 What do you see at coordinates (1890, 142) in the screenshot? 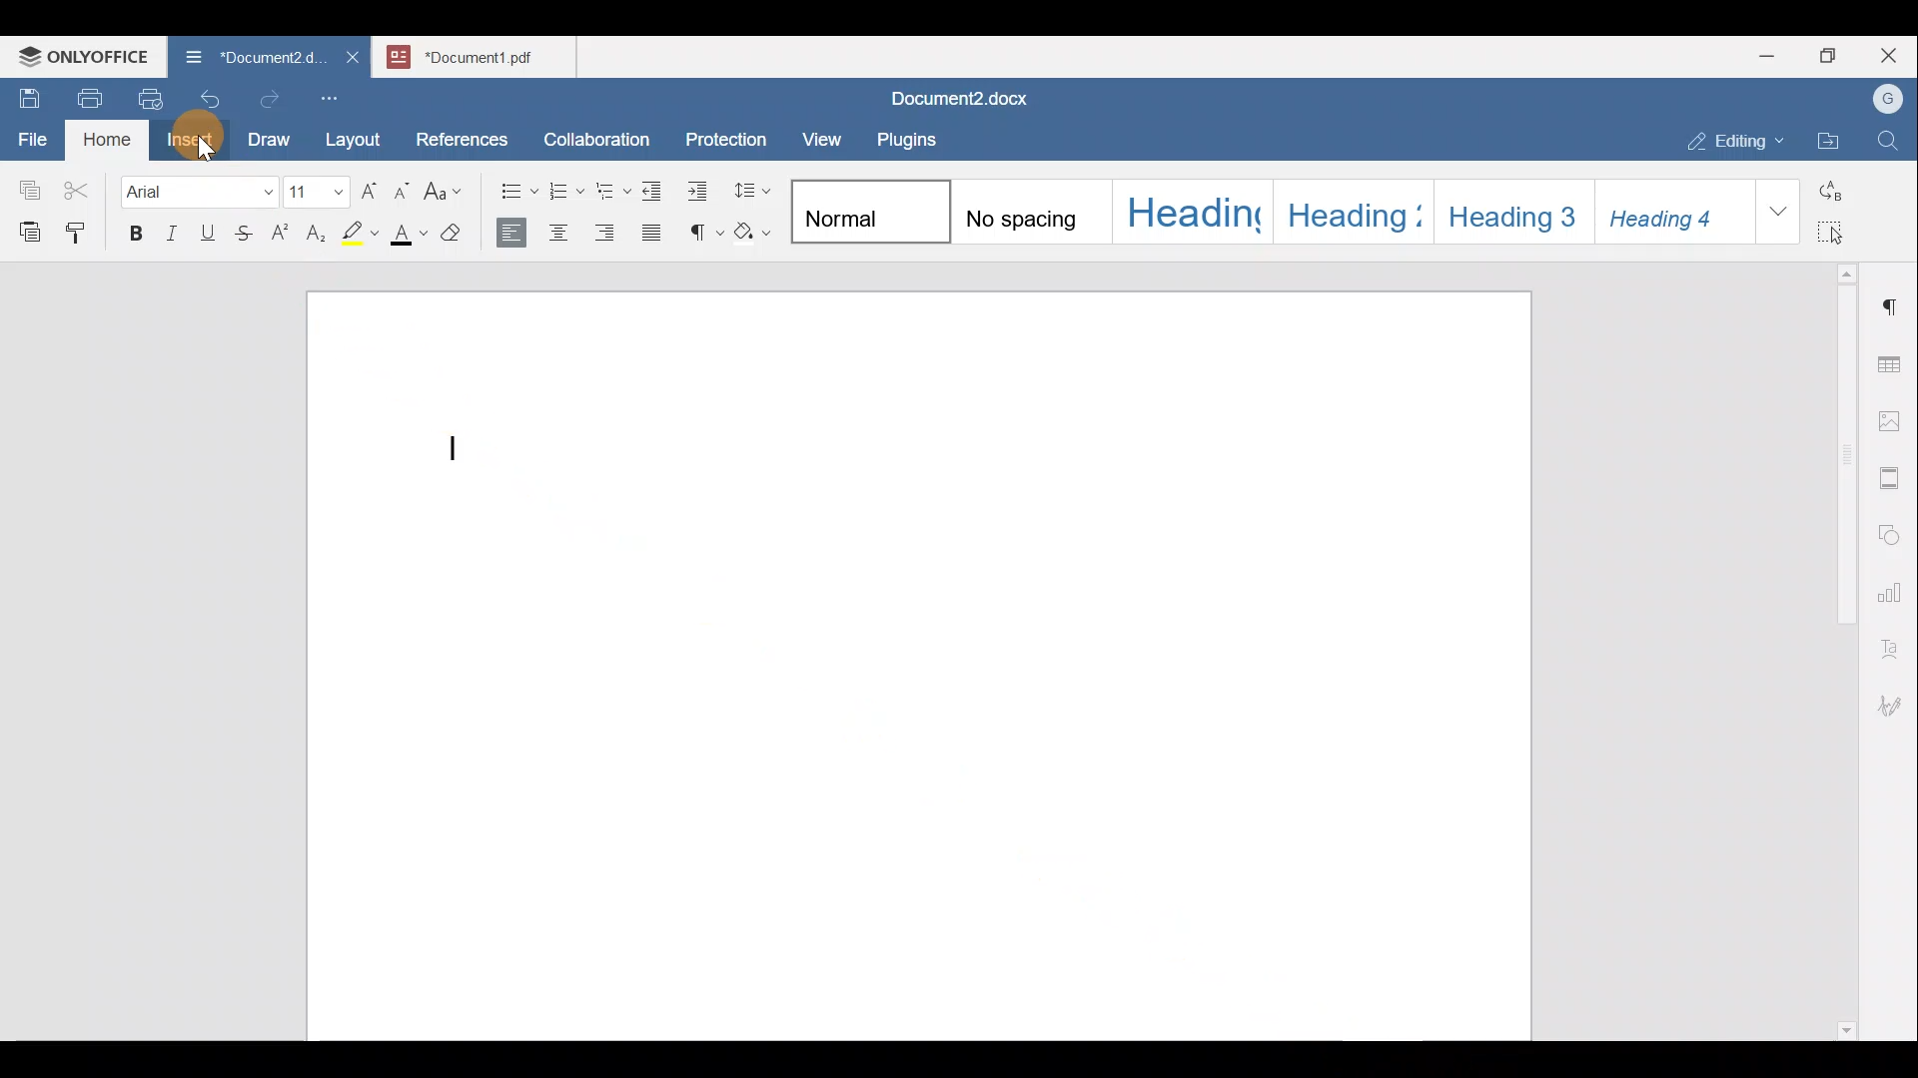
I see `Find` at bounding box center [1890, 142].